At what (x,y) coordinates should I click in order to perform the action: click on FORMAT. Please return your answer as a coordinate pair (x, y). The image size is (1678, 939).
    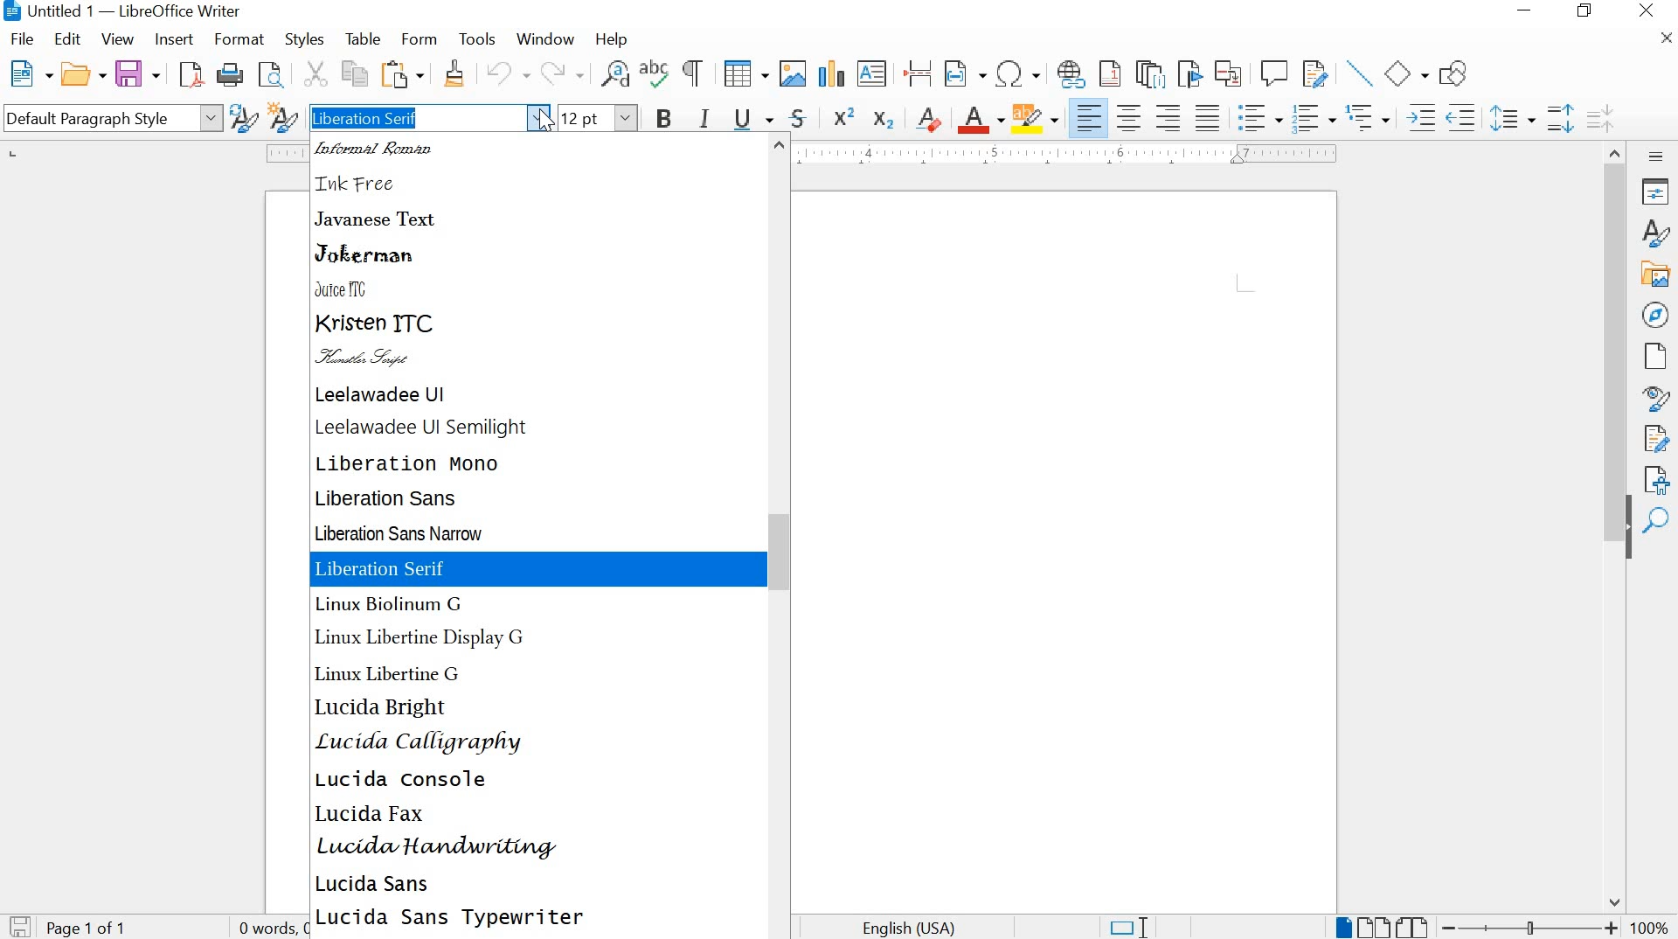
    Looking at the image, I should click on (240, 38).